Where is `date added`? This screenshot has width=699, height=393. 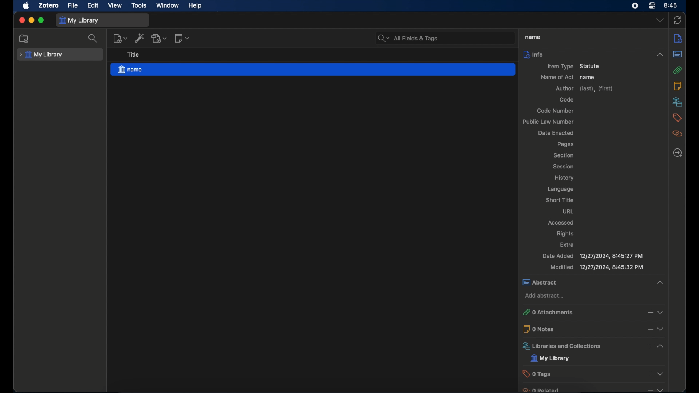
date added is located at coordinates (592, 256).